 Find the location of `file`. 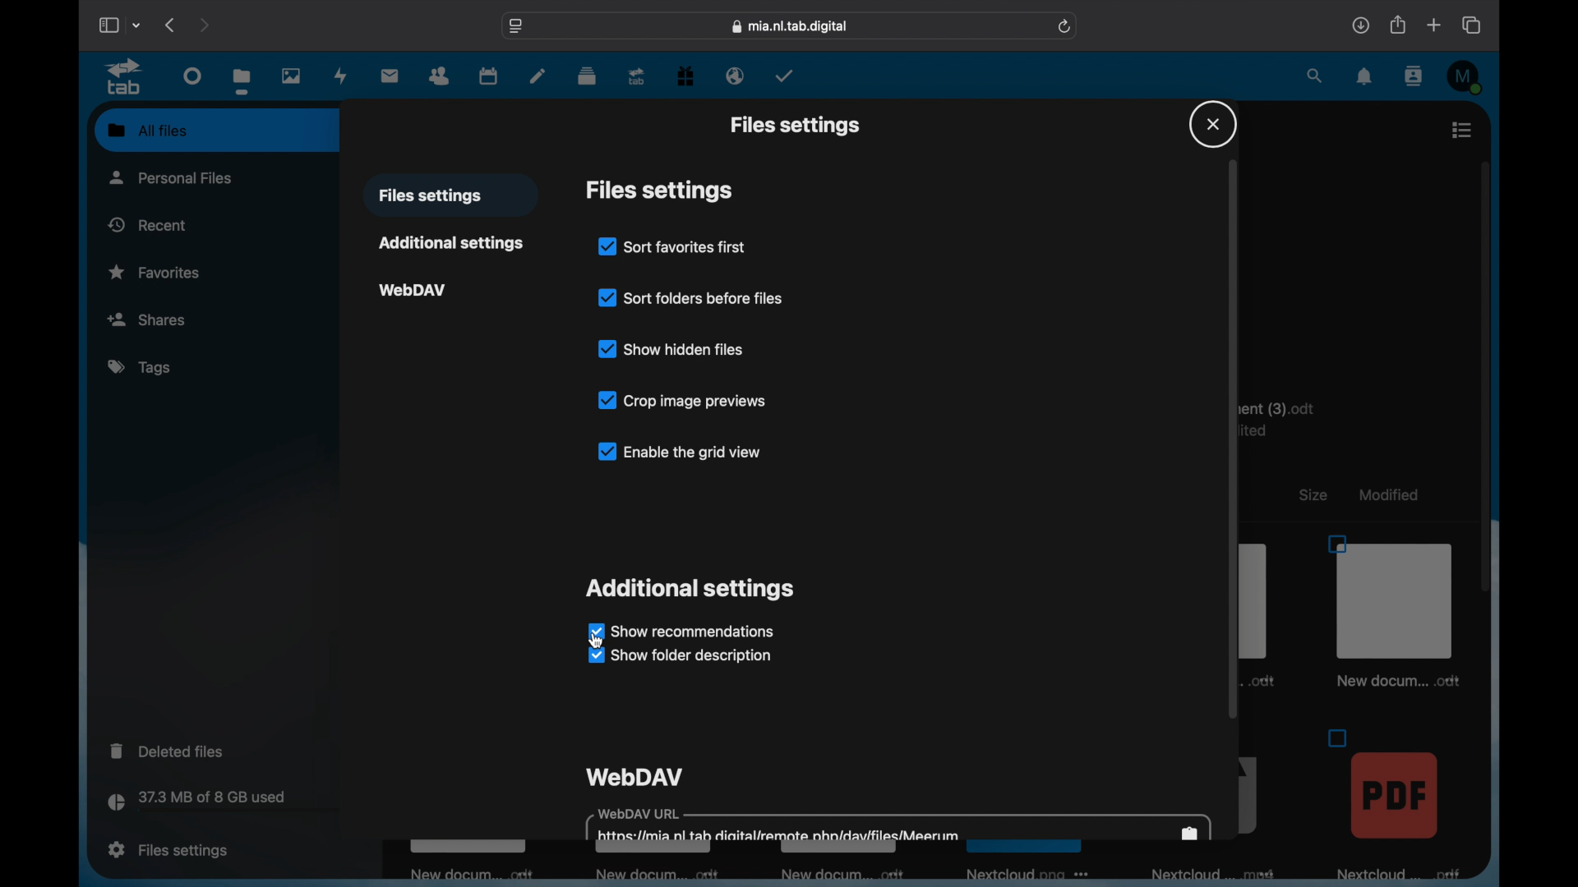

file is located at coordinates (1394, 610).